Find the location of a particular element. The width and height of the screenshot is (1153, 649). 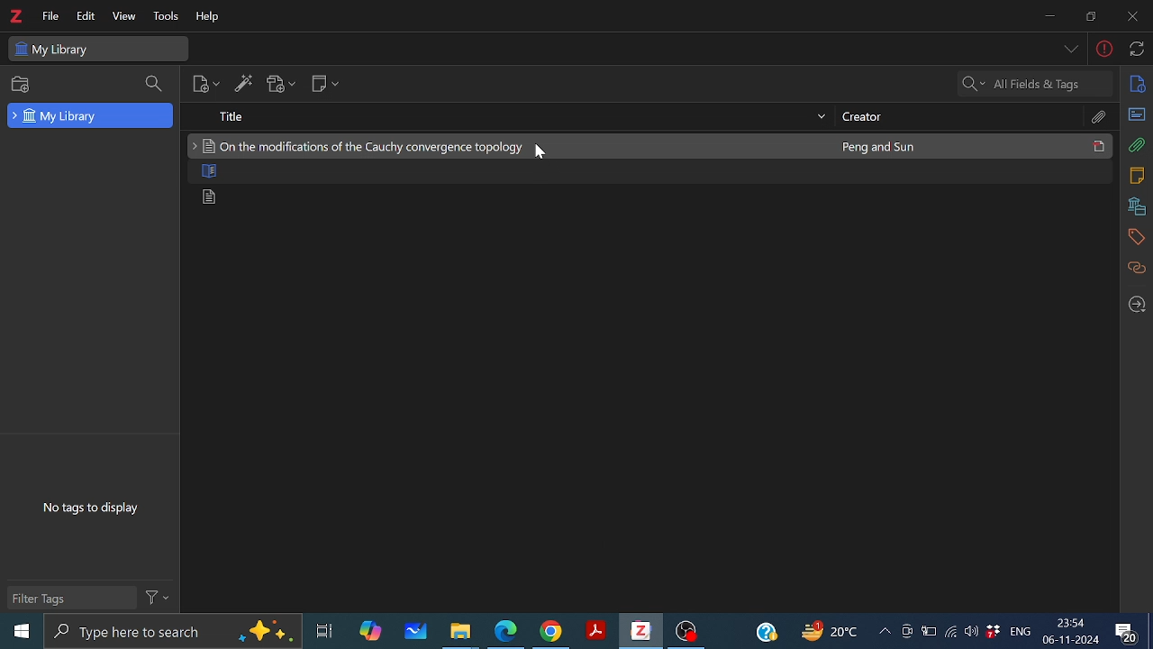

Filter options is located at coordinates (158, 599).